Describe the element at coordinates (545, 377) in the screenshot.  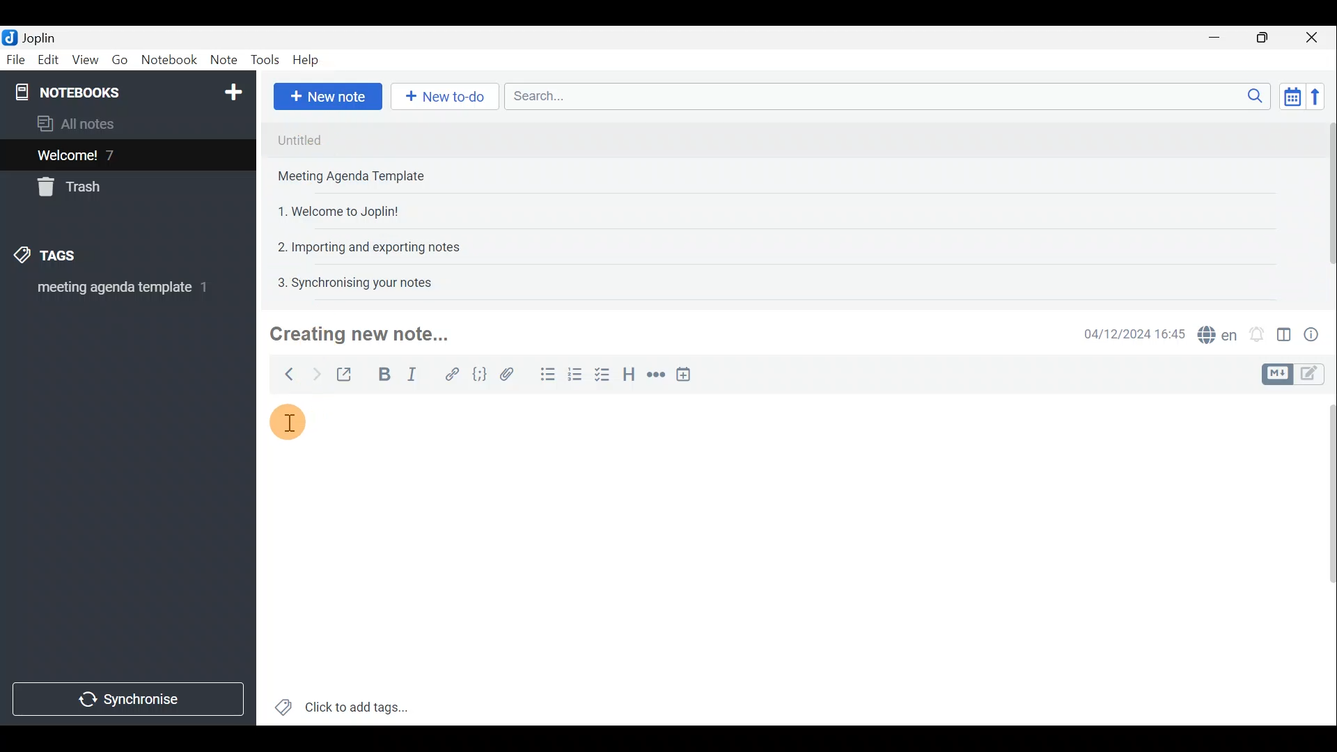
I see `Bulleted list` at that location.